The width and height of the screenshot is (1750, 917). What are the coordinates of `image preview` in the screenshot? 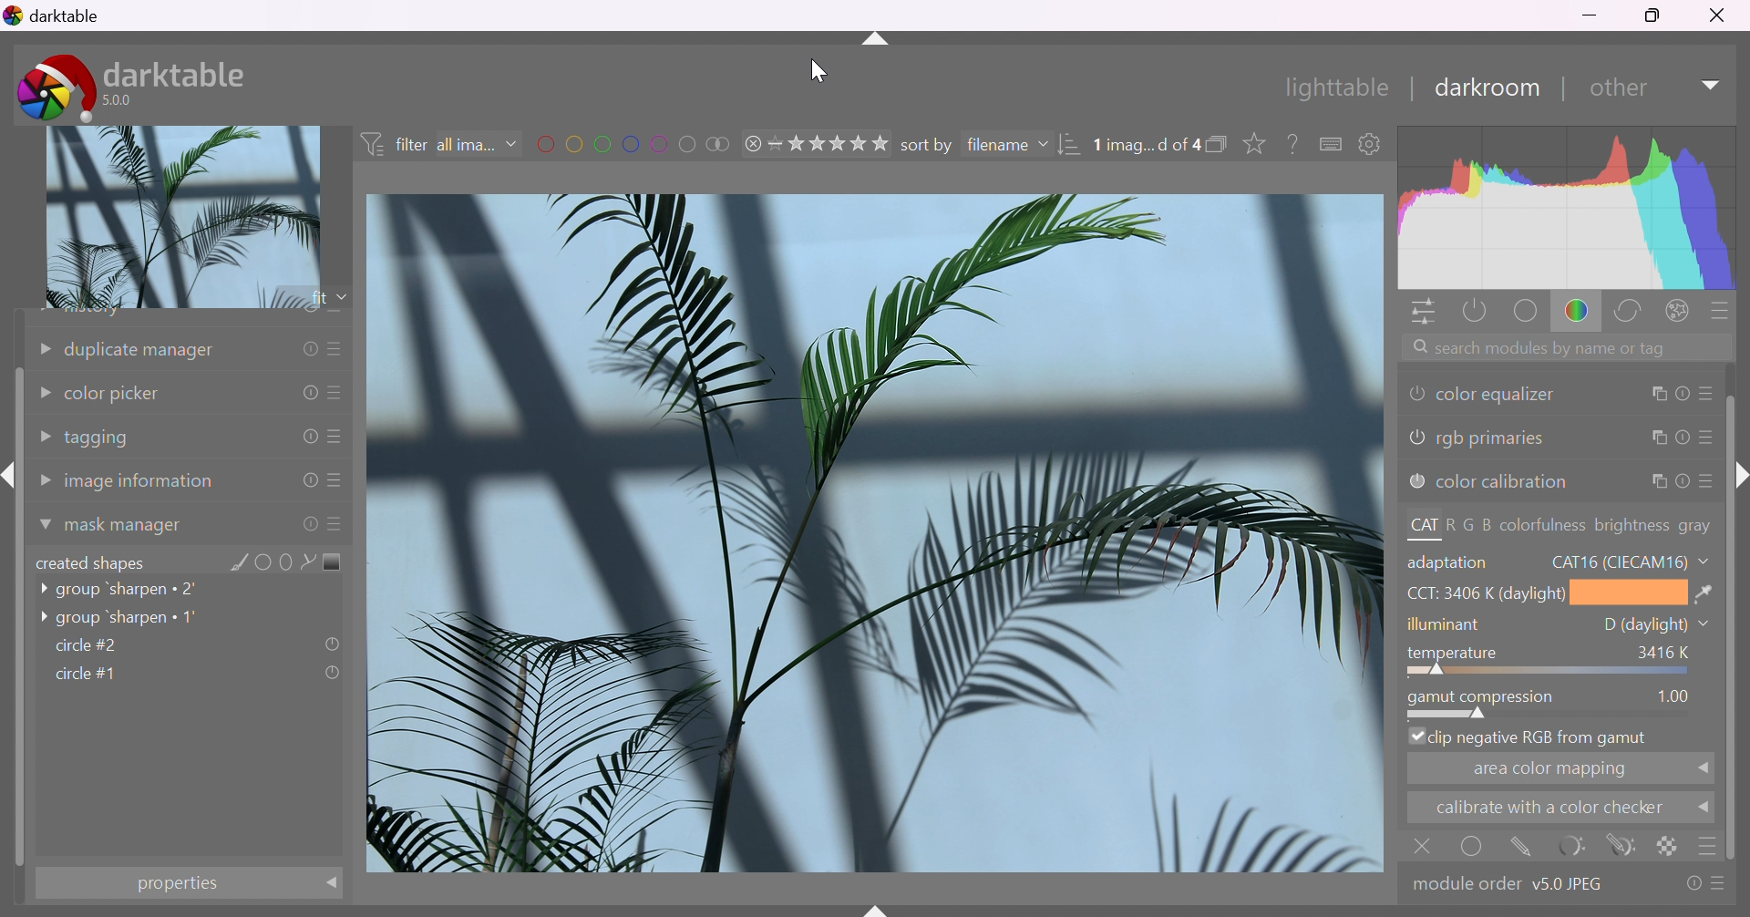 It's located at (185, 219).